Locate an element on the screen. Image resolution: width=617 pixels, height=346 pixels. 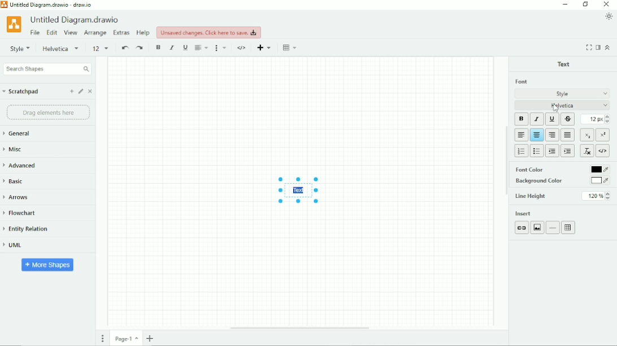
Table is located at coordinates (289, 47).